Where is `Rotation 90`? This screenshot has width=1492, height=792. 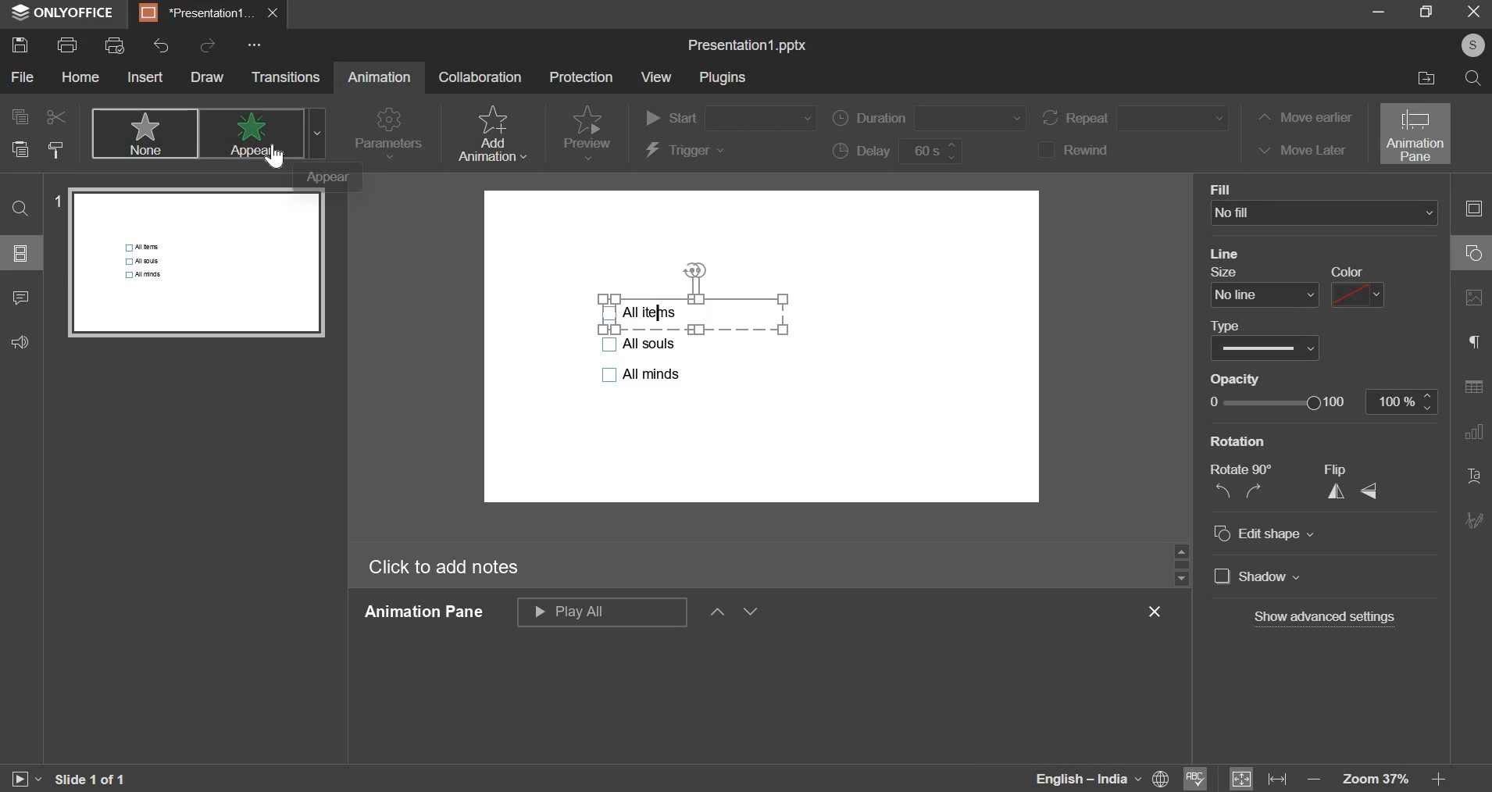
Rotation 90 is located at coordinates (1238, 491).